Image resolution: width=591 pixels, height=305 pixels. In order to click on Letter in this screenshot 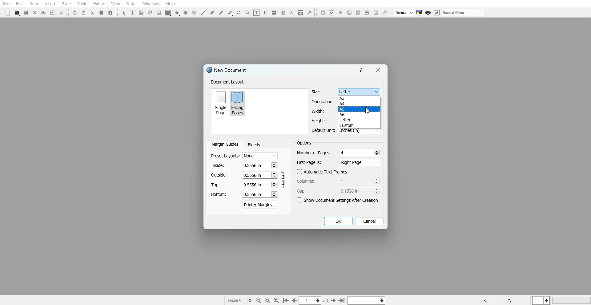, I will do `click(359, 120)`.